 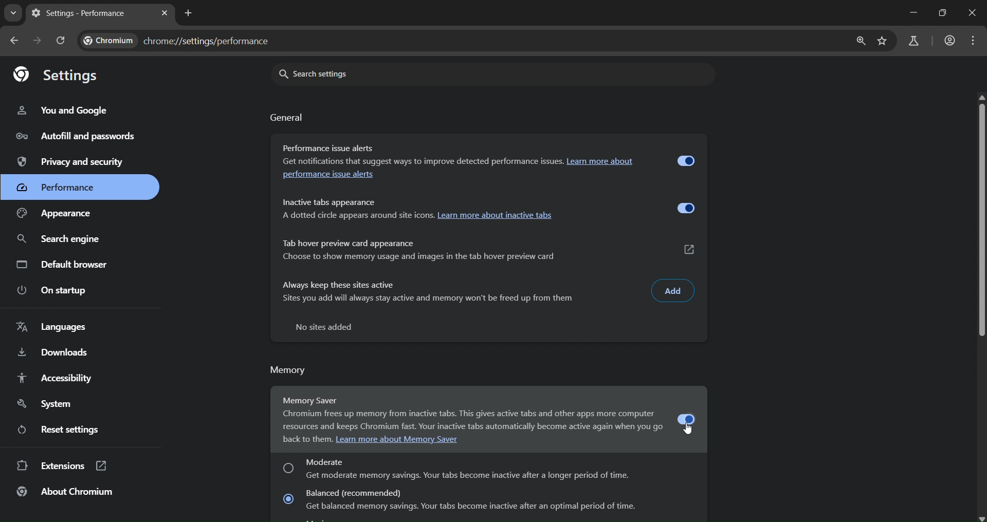 I want to click on checkbox, so click(x=287, y=498).